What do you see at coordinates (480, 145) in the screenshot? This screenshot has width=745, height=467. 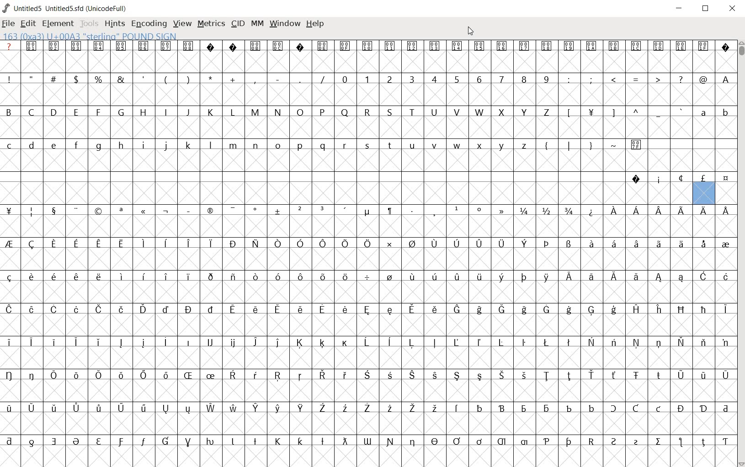 I see `x` at bounding box center [480, 145].